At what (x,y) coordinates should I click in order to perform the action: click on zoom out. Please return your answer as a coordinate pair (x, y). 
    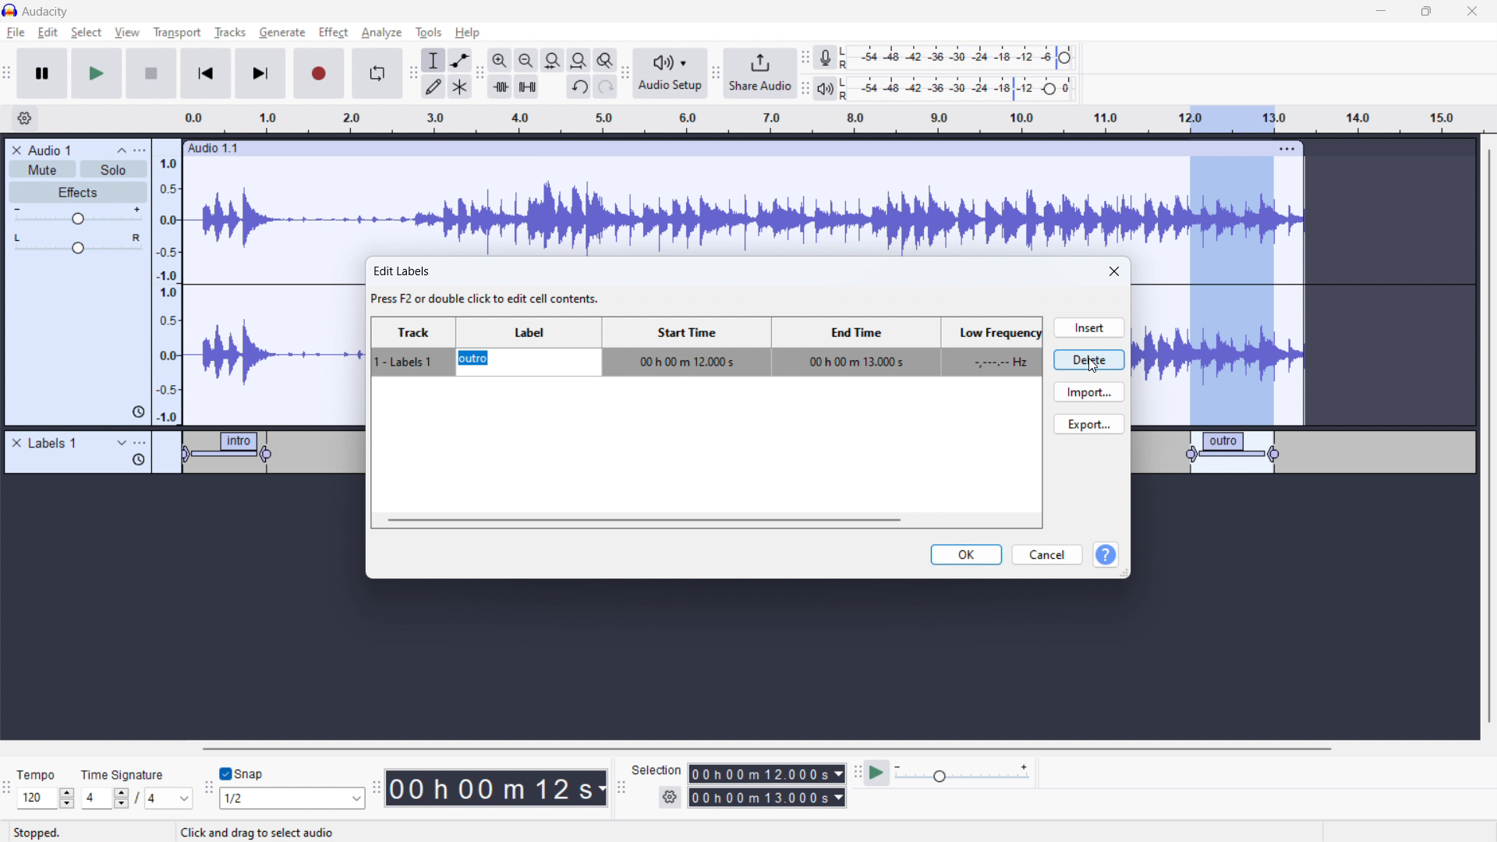
    Looking at the image, I should click on (526, 60).